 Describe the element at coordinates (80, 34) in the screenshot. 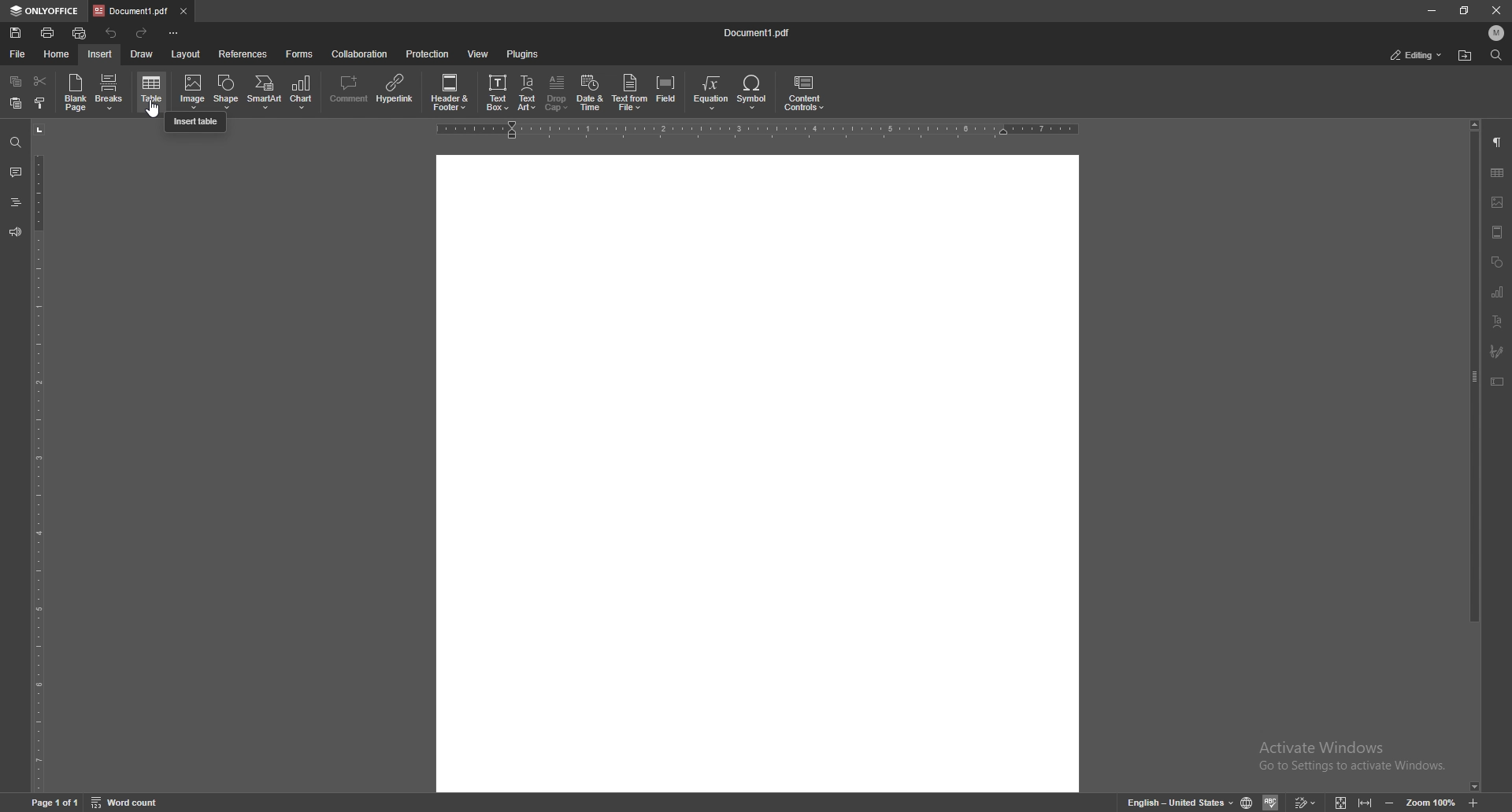

I see `quick print` at that location.